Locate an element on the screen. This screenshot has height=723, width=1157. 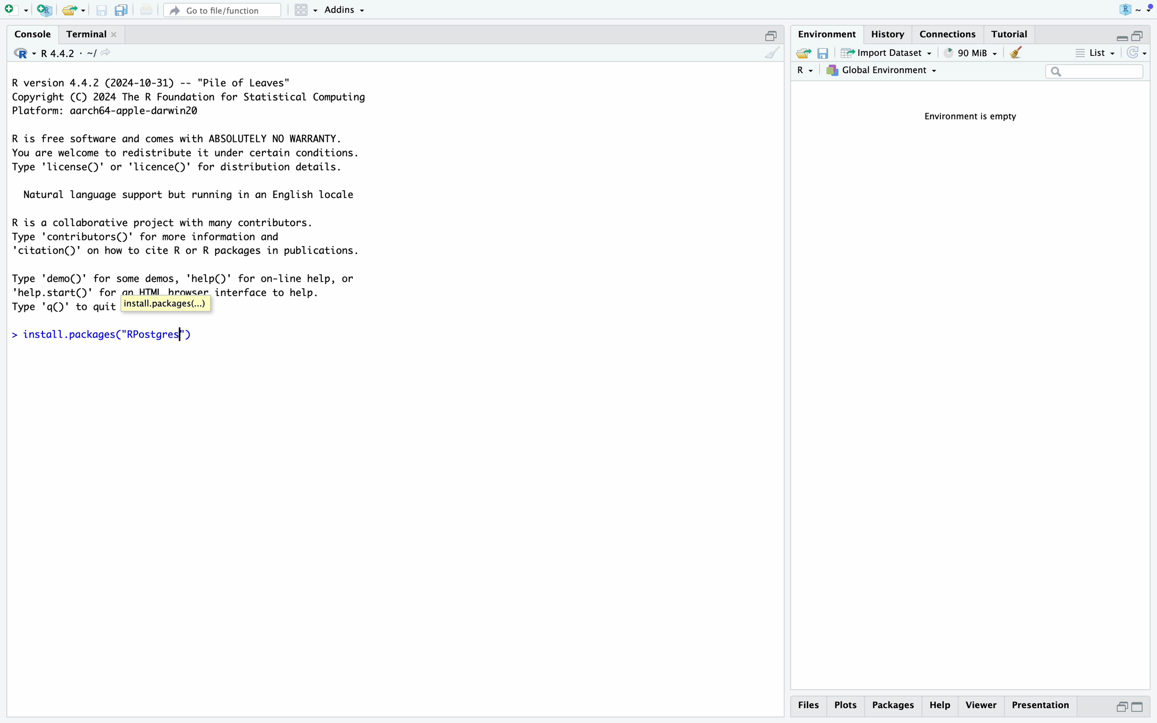
description of contributors is located at coordinates (188, 234).